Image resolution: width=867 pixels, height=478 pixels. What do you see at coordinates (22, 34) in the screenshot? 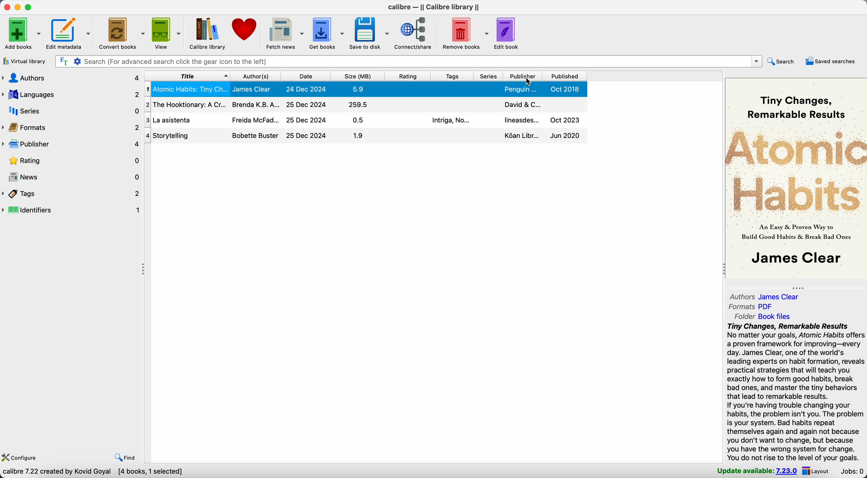
I see `add books` at bounding box center [22, 34].